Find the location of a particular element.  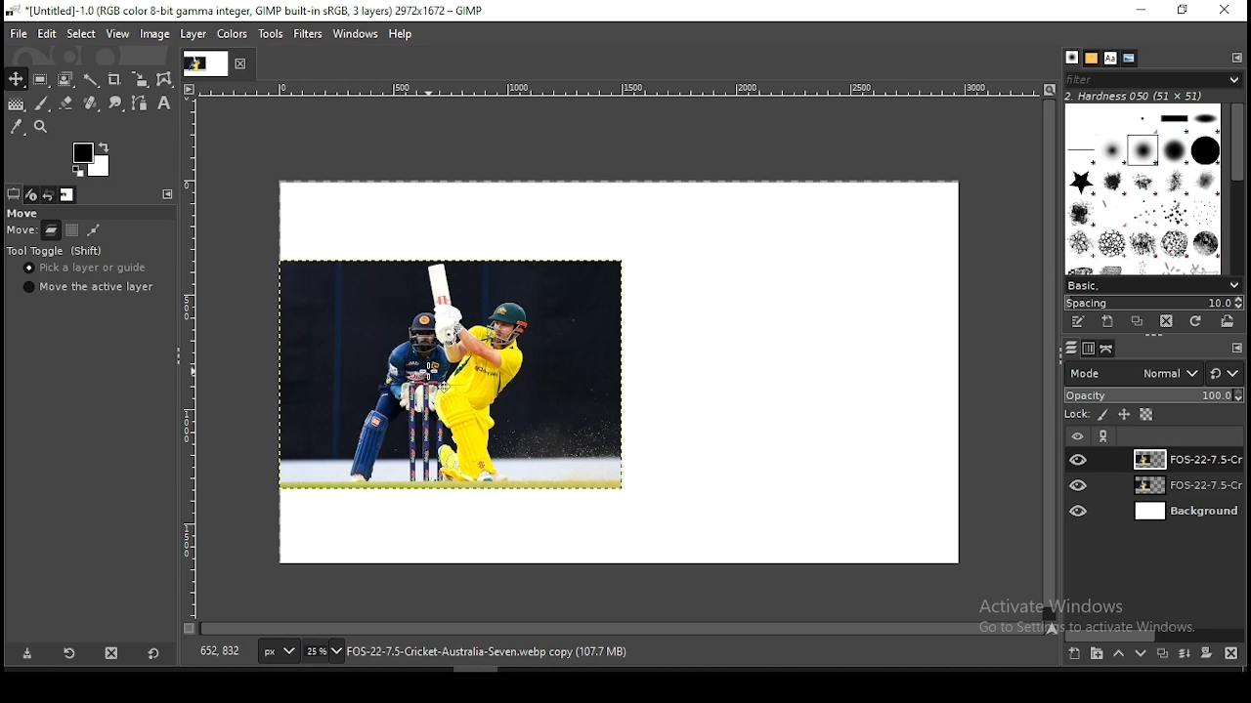

undo history is located at coordinates (48, 195).